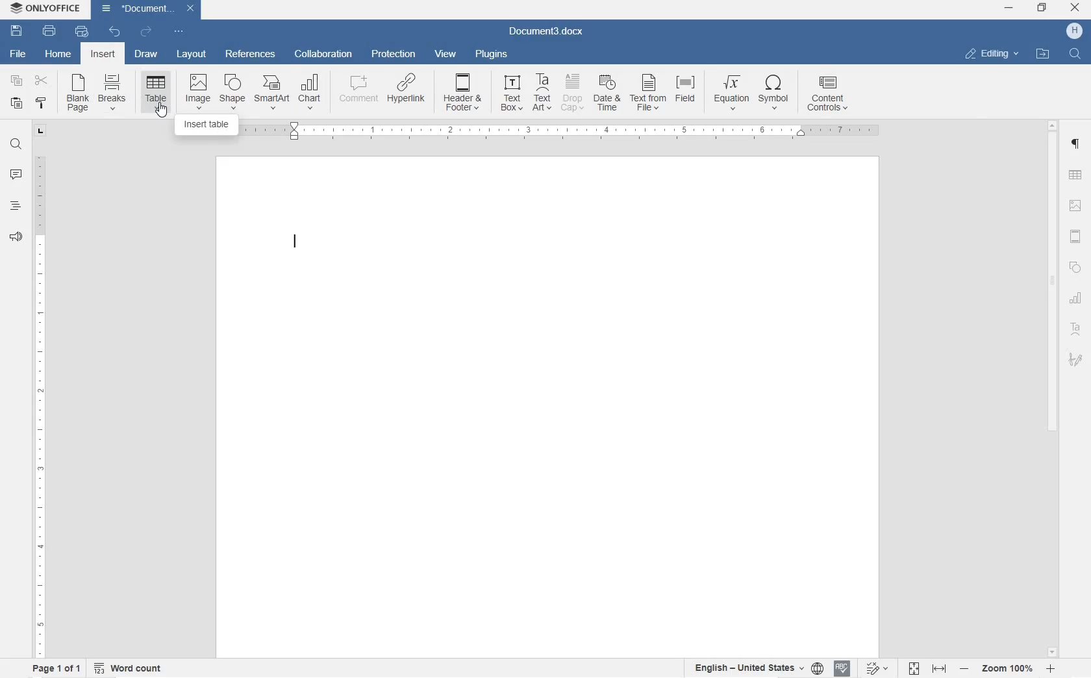 This screenshot has width=1091, height=678. Describe the element at coordinates (464, 95) in the screenshot. I see `Header & Footer` at that location.